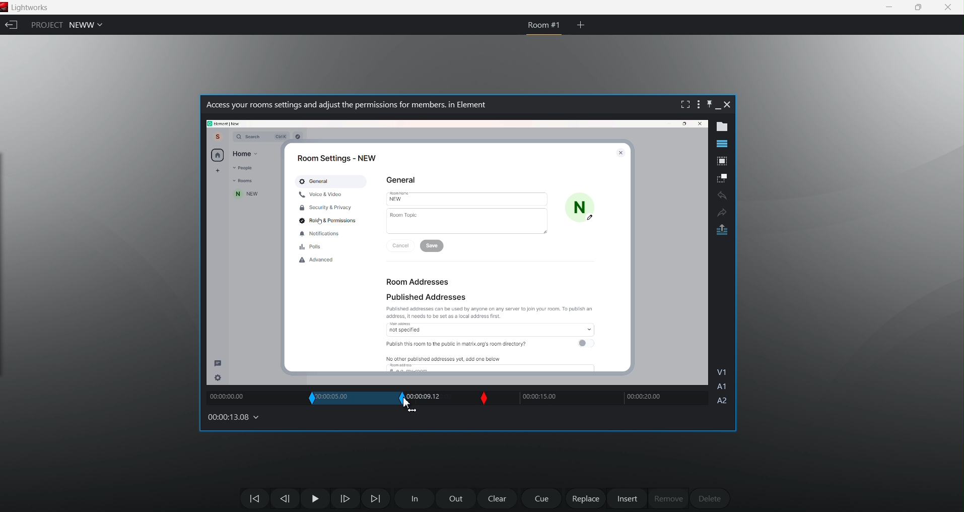  Describe the element at coordinates (348, 105) in the screenshot. I see `Video name` at that location.